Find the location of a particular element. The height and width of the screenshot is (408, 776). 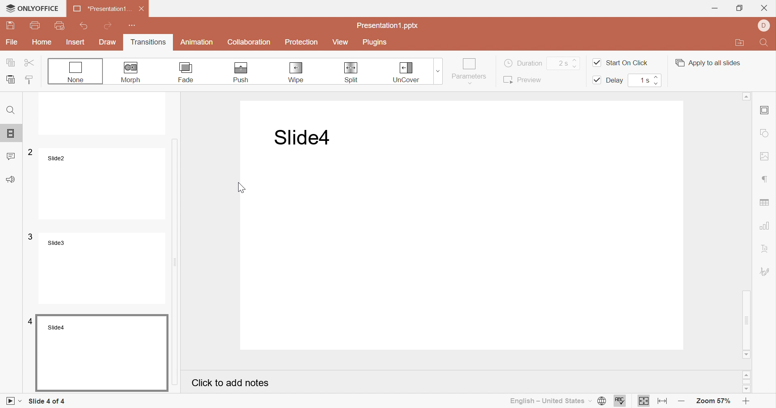

Fit to width is located at coordinates (663, 402).